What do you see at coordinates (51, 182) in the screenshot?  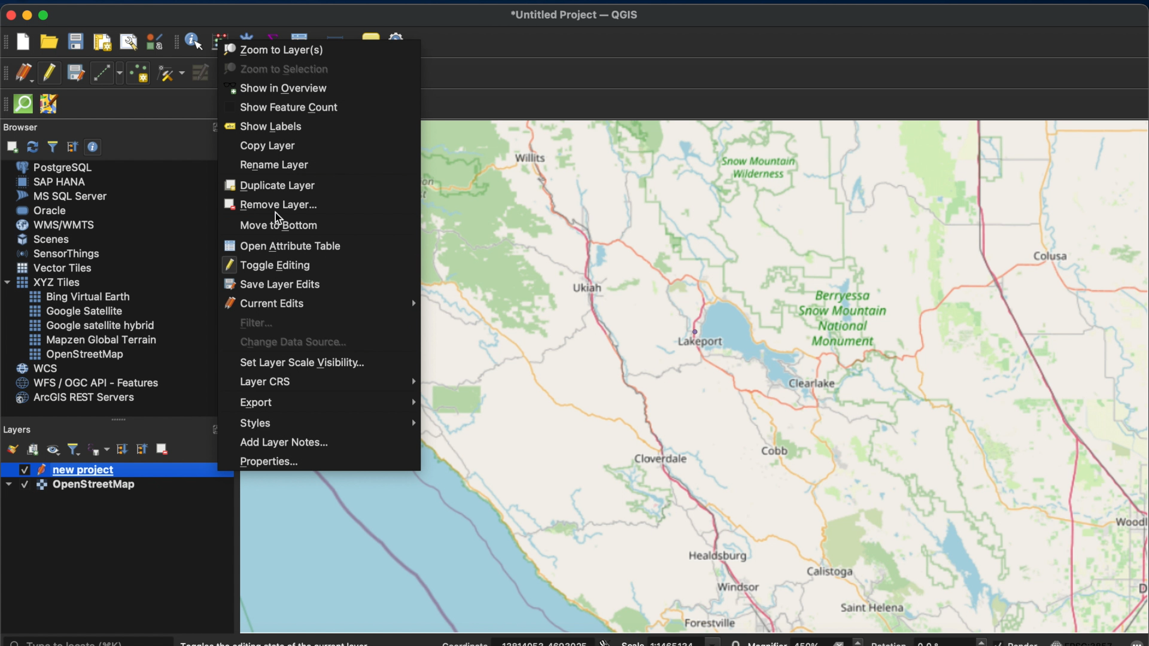 I see `sap hana` at bounding box center [51, 182].